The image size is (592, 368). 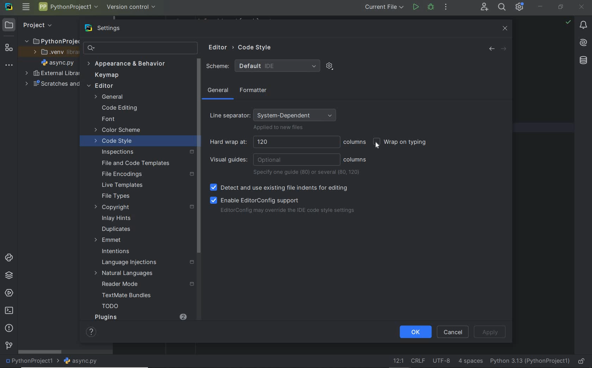 What do you see at coordinates (49, 85) in the screenshot?
I see `scratches and consoles` at bounding box center [49, 85].